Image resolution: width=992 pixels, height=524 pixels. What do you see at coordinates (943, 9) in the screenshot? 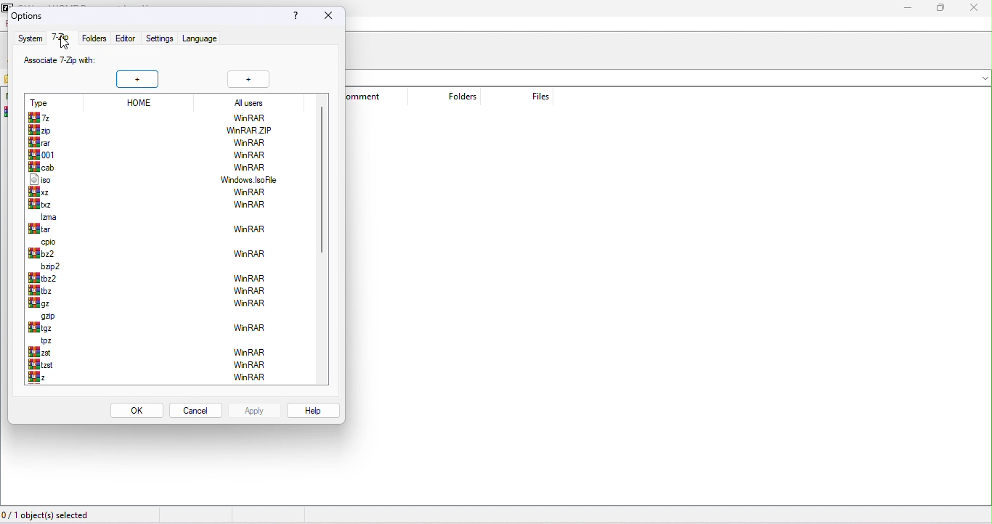
I see `maximize` at bounding box center [943, 9].